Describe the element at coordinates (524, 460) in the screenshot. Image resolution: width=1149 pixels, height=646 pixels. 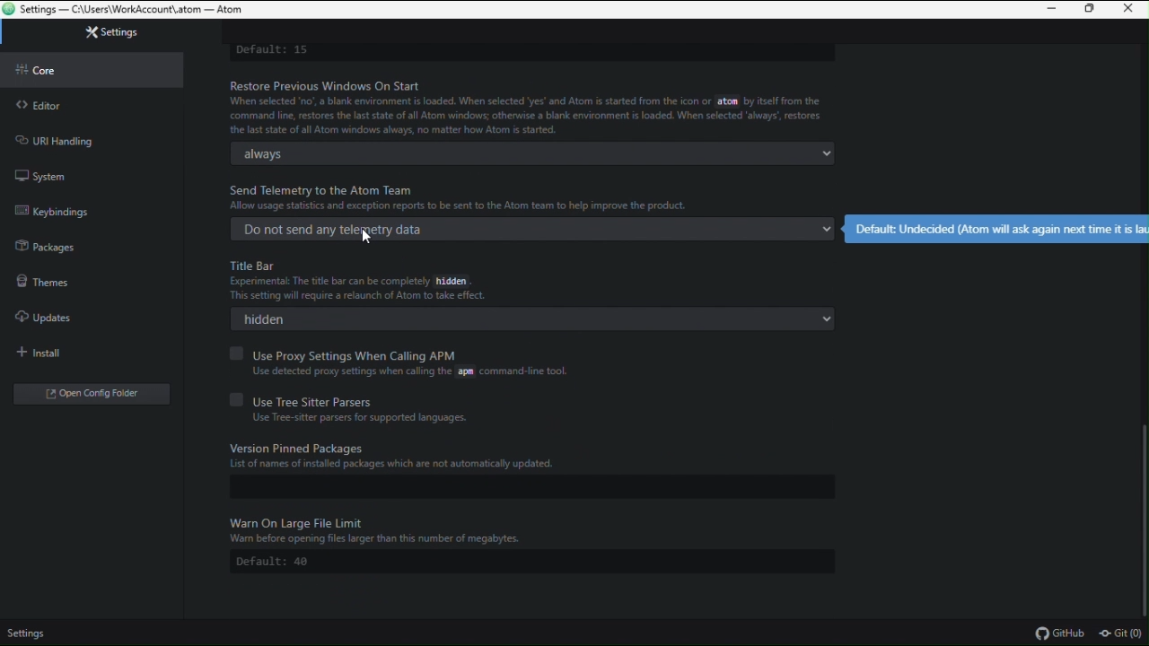
I see `Version Pinned Packages List of names of installed packages which are not automatically updated.` at that location.